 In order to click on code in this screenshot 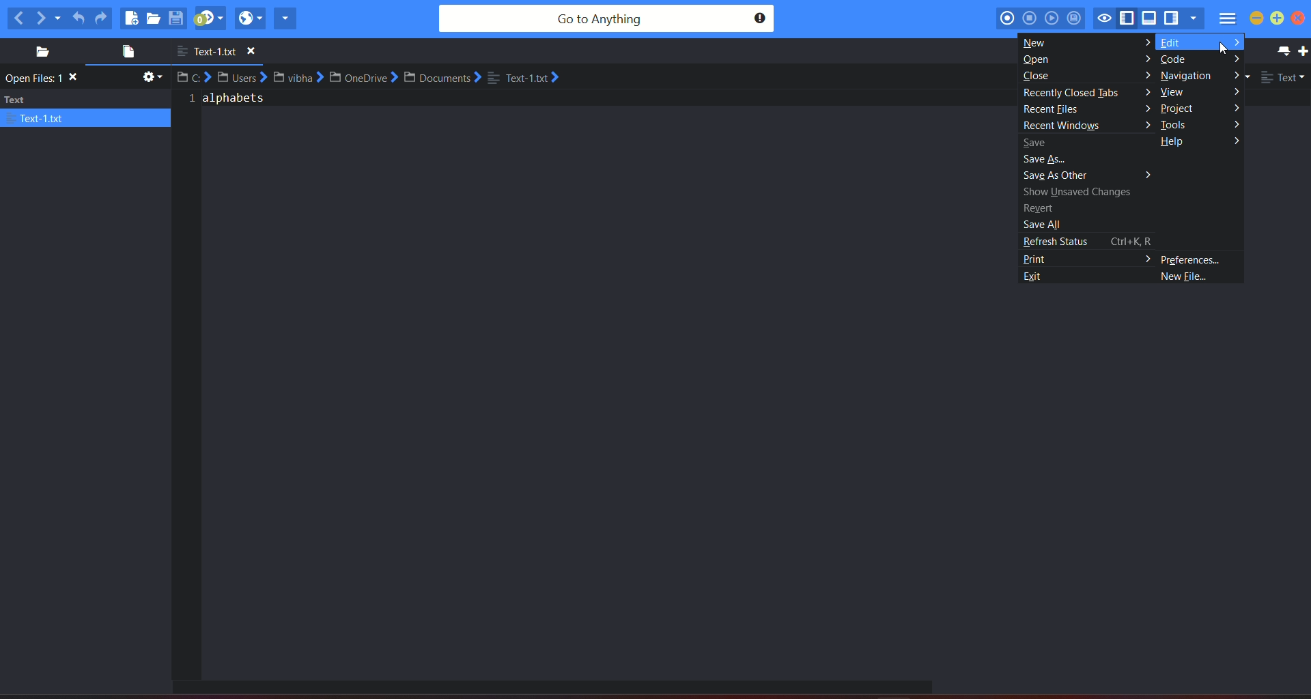, I will do `click(1176, 59)`.